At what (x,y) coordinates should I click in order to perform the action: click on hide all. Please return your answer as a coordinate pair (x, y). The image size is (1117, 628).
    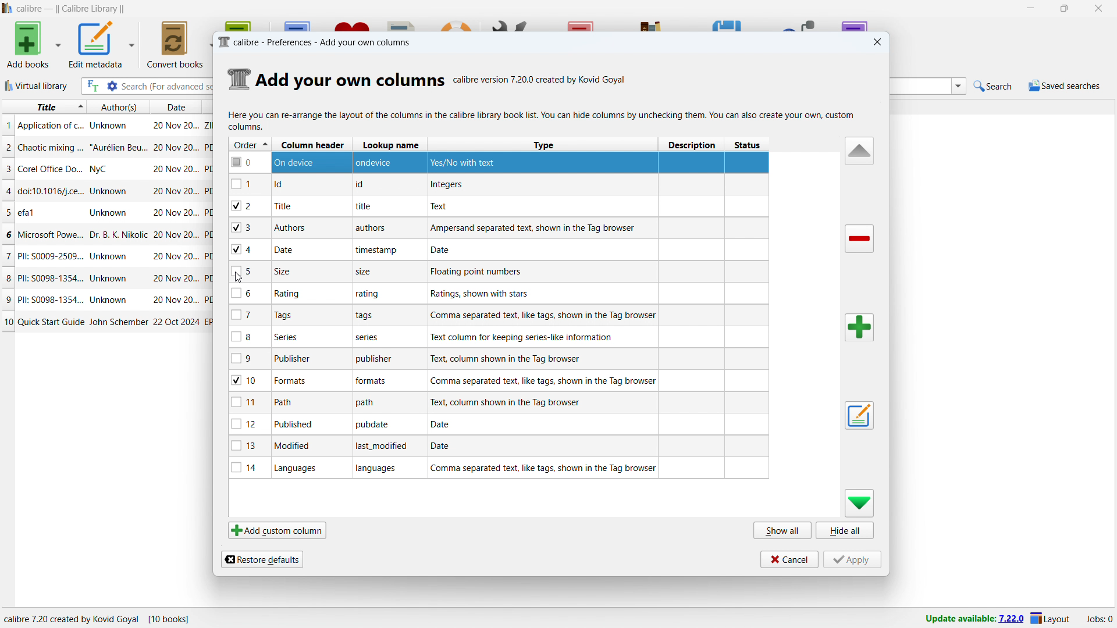
    Looking at the image, I should click on (845, 531).